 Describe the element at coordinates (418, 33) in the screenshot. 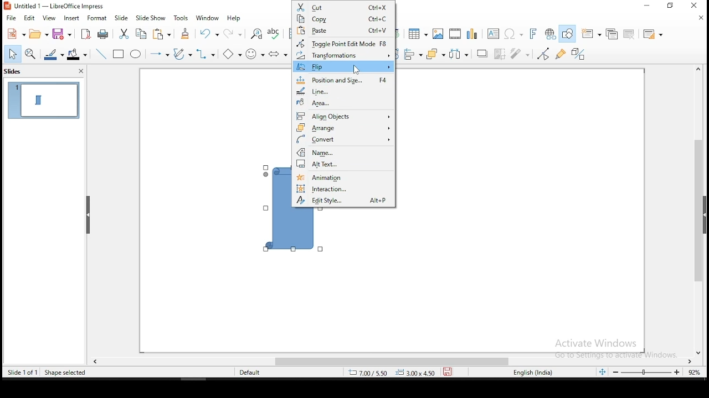

I see `table` at that location.